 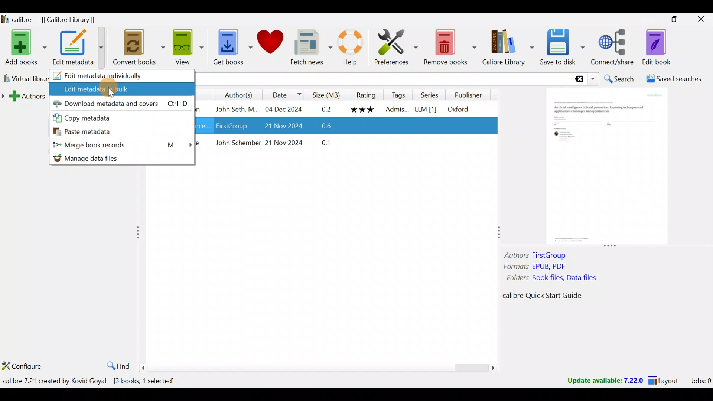 I want to click on Book 2, so click(x=344, y=125).